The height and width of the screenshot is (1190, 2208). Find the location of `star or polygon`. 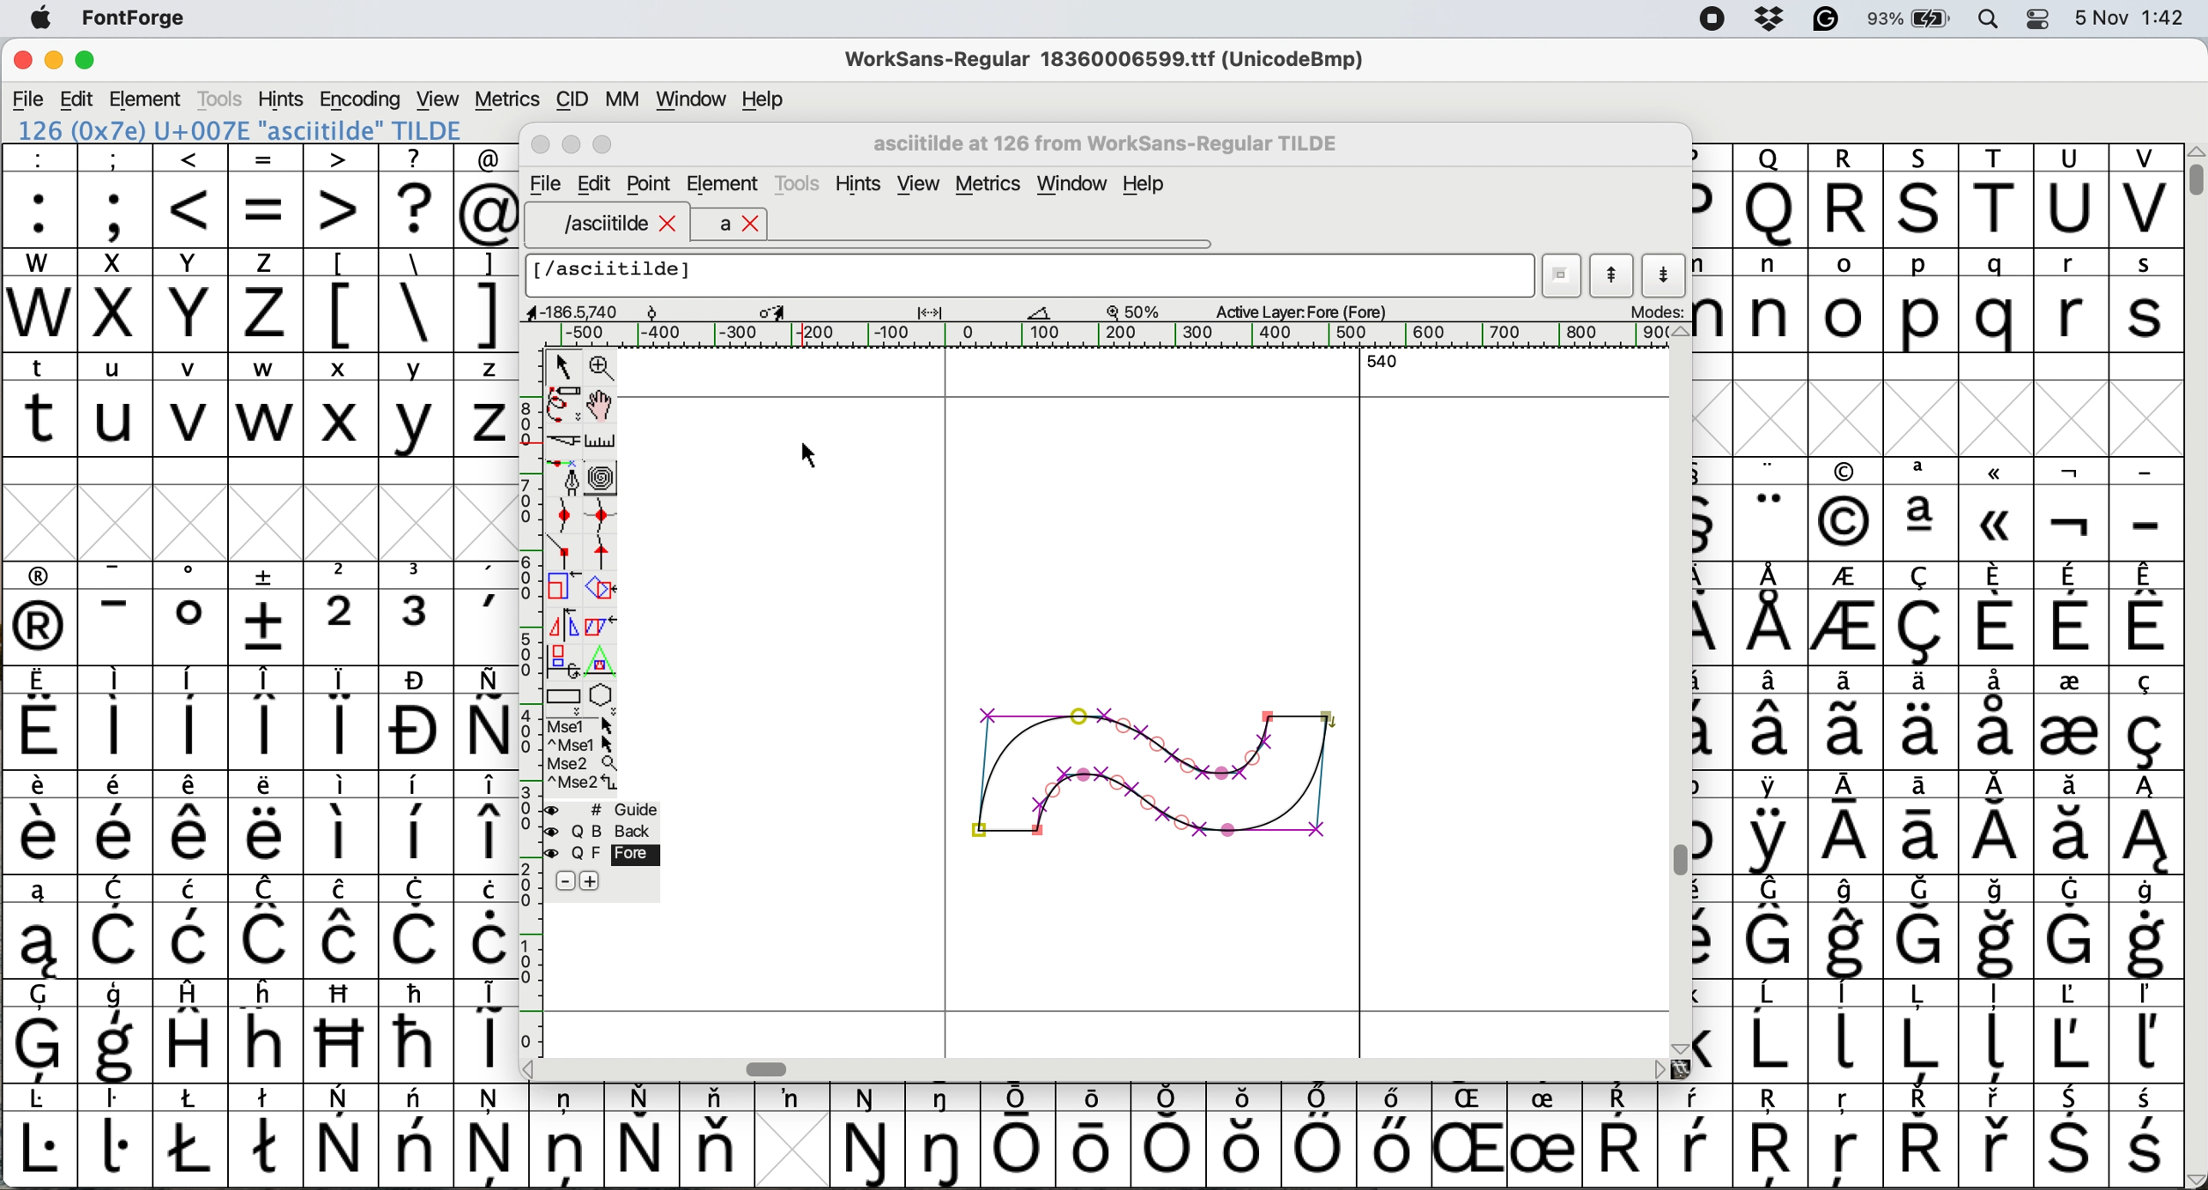

star or polygon is located at coordinates (603, 695).